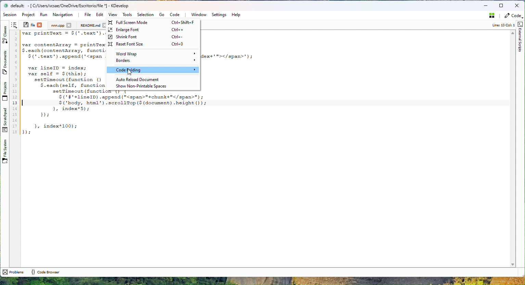  I want to click on cursor, so click(130, 72).